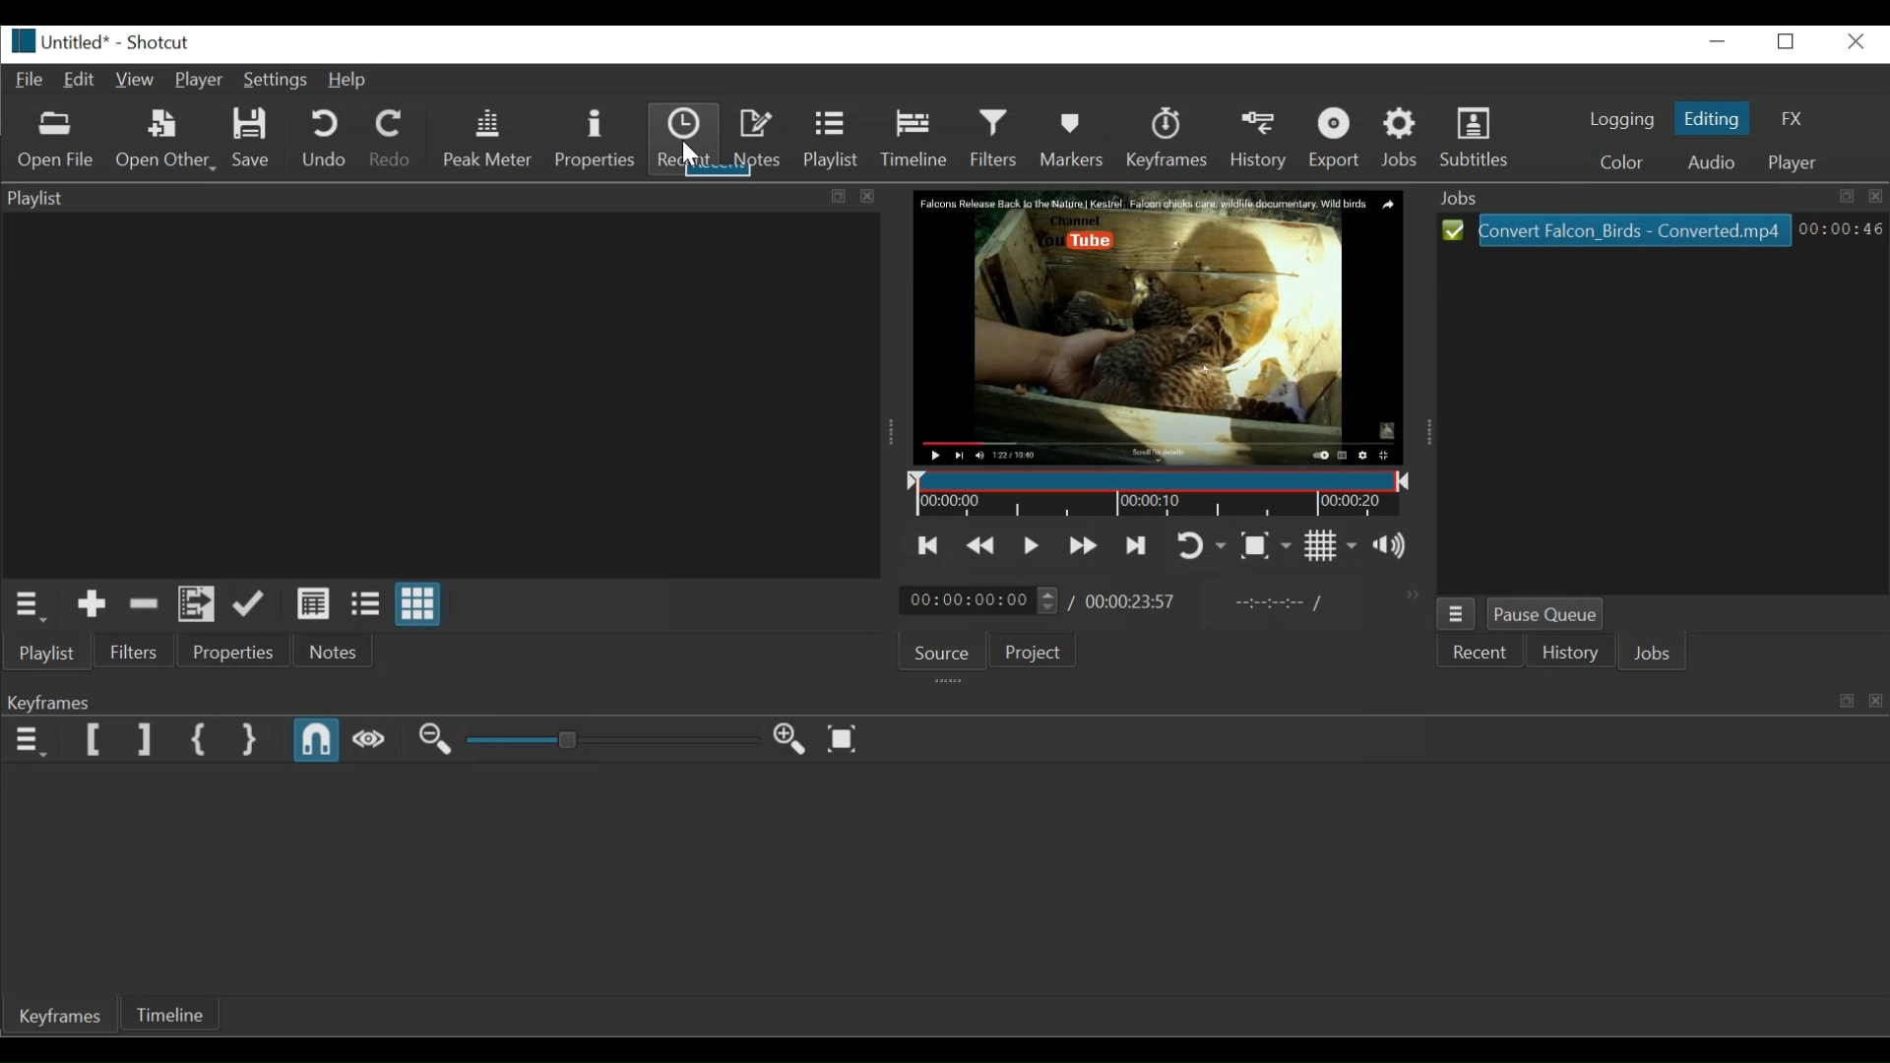 The width and height of the screenshot is (1890, 1063). I want to click on Notes, so click(759, 136).